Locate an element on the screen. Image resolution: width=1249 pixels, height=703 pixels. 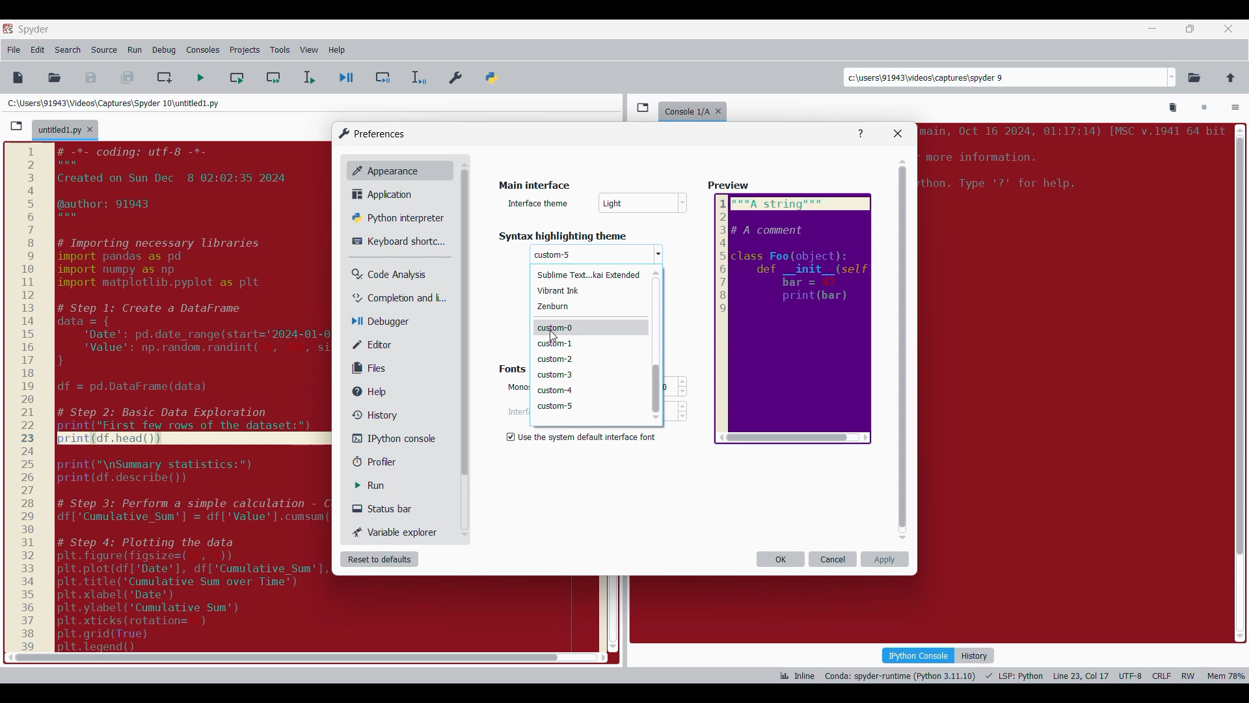
Completion and linting is located at coordinates (391, 298).